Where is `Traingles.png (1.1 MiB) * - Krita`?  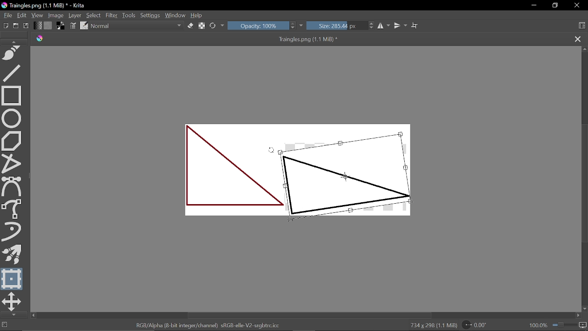
Traingles.png (1.1 MiB) * - Krita is located at coordinates (45, 6).